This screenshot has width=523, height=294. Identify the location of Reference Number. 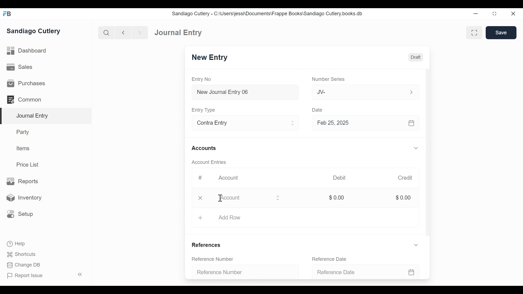
(243, 271).